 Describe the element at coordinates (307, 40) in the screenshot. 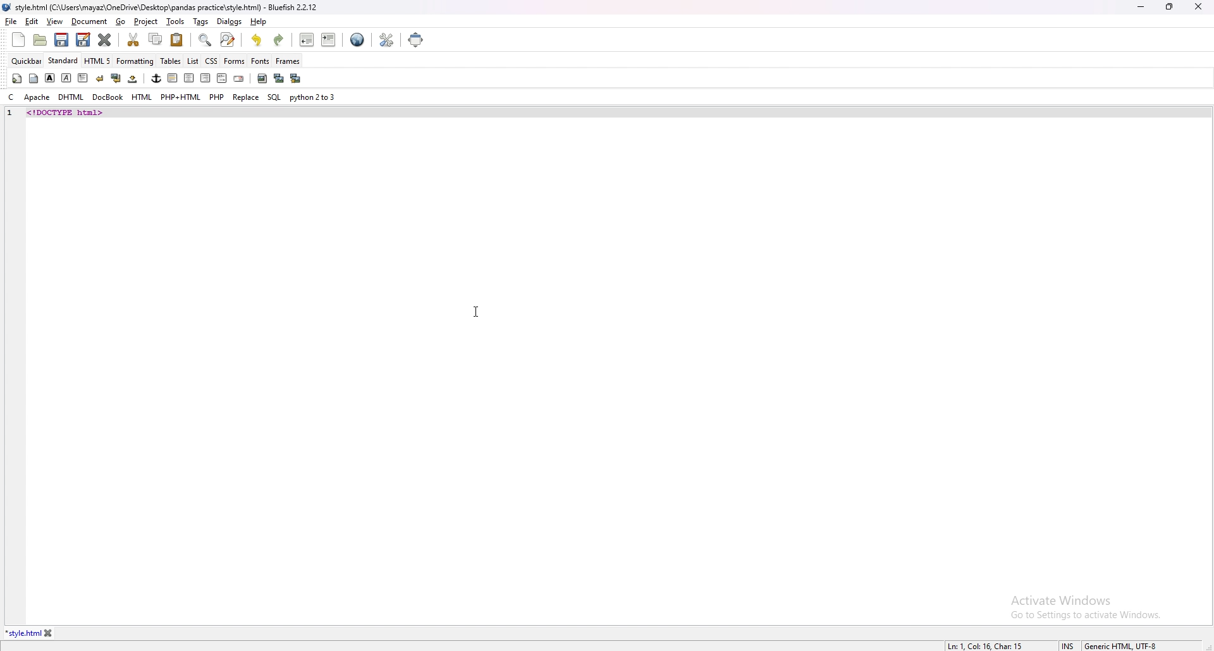

I see `unindent` at that location.